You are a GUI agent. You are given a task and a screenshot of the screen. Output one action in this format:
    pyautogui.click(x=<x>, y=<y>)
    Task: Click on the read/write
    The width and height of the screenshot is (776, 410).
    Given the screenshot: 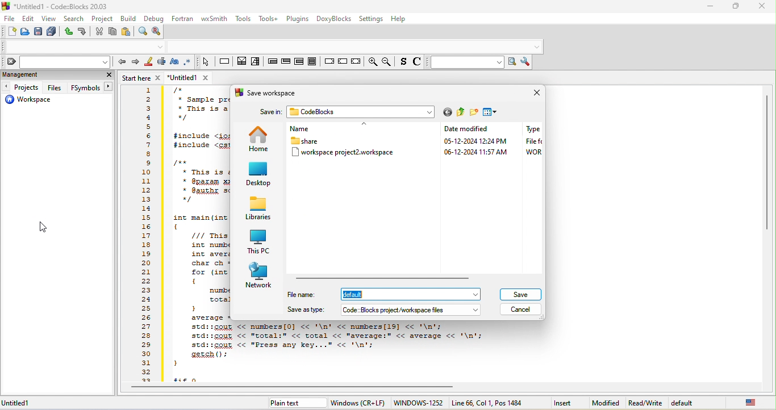 What is the action you would take?
    pyautogui.click(x=645, y=403)
    